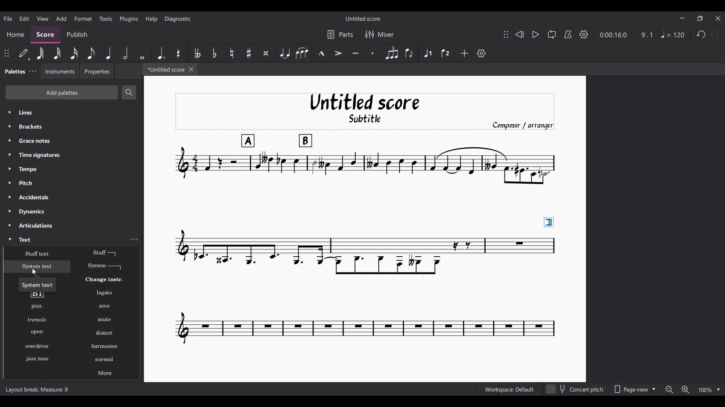 Image resolution: width=725 pixels, height=407 pixels. What do you see at coordinates (8, 18) in the screenshot?
I see `File menu` at bounding box center [8, 18].